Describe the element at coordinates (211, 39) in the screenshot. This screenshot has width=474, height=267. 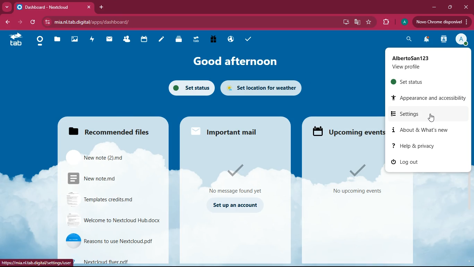
I see `gift` at that location.